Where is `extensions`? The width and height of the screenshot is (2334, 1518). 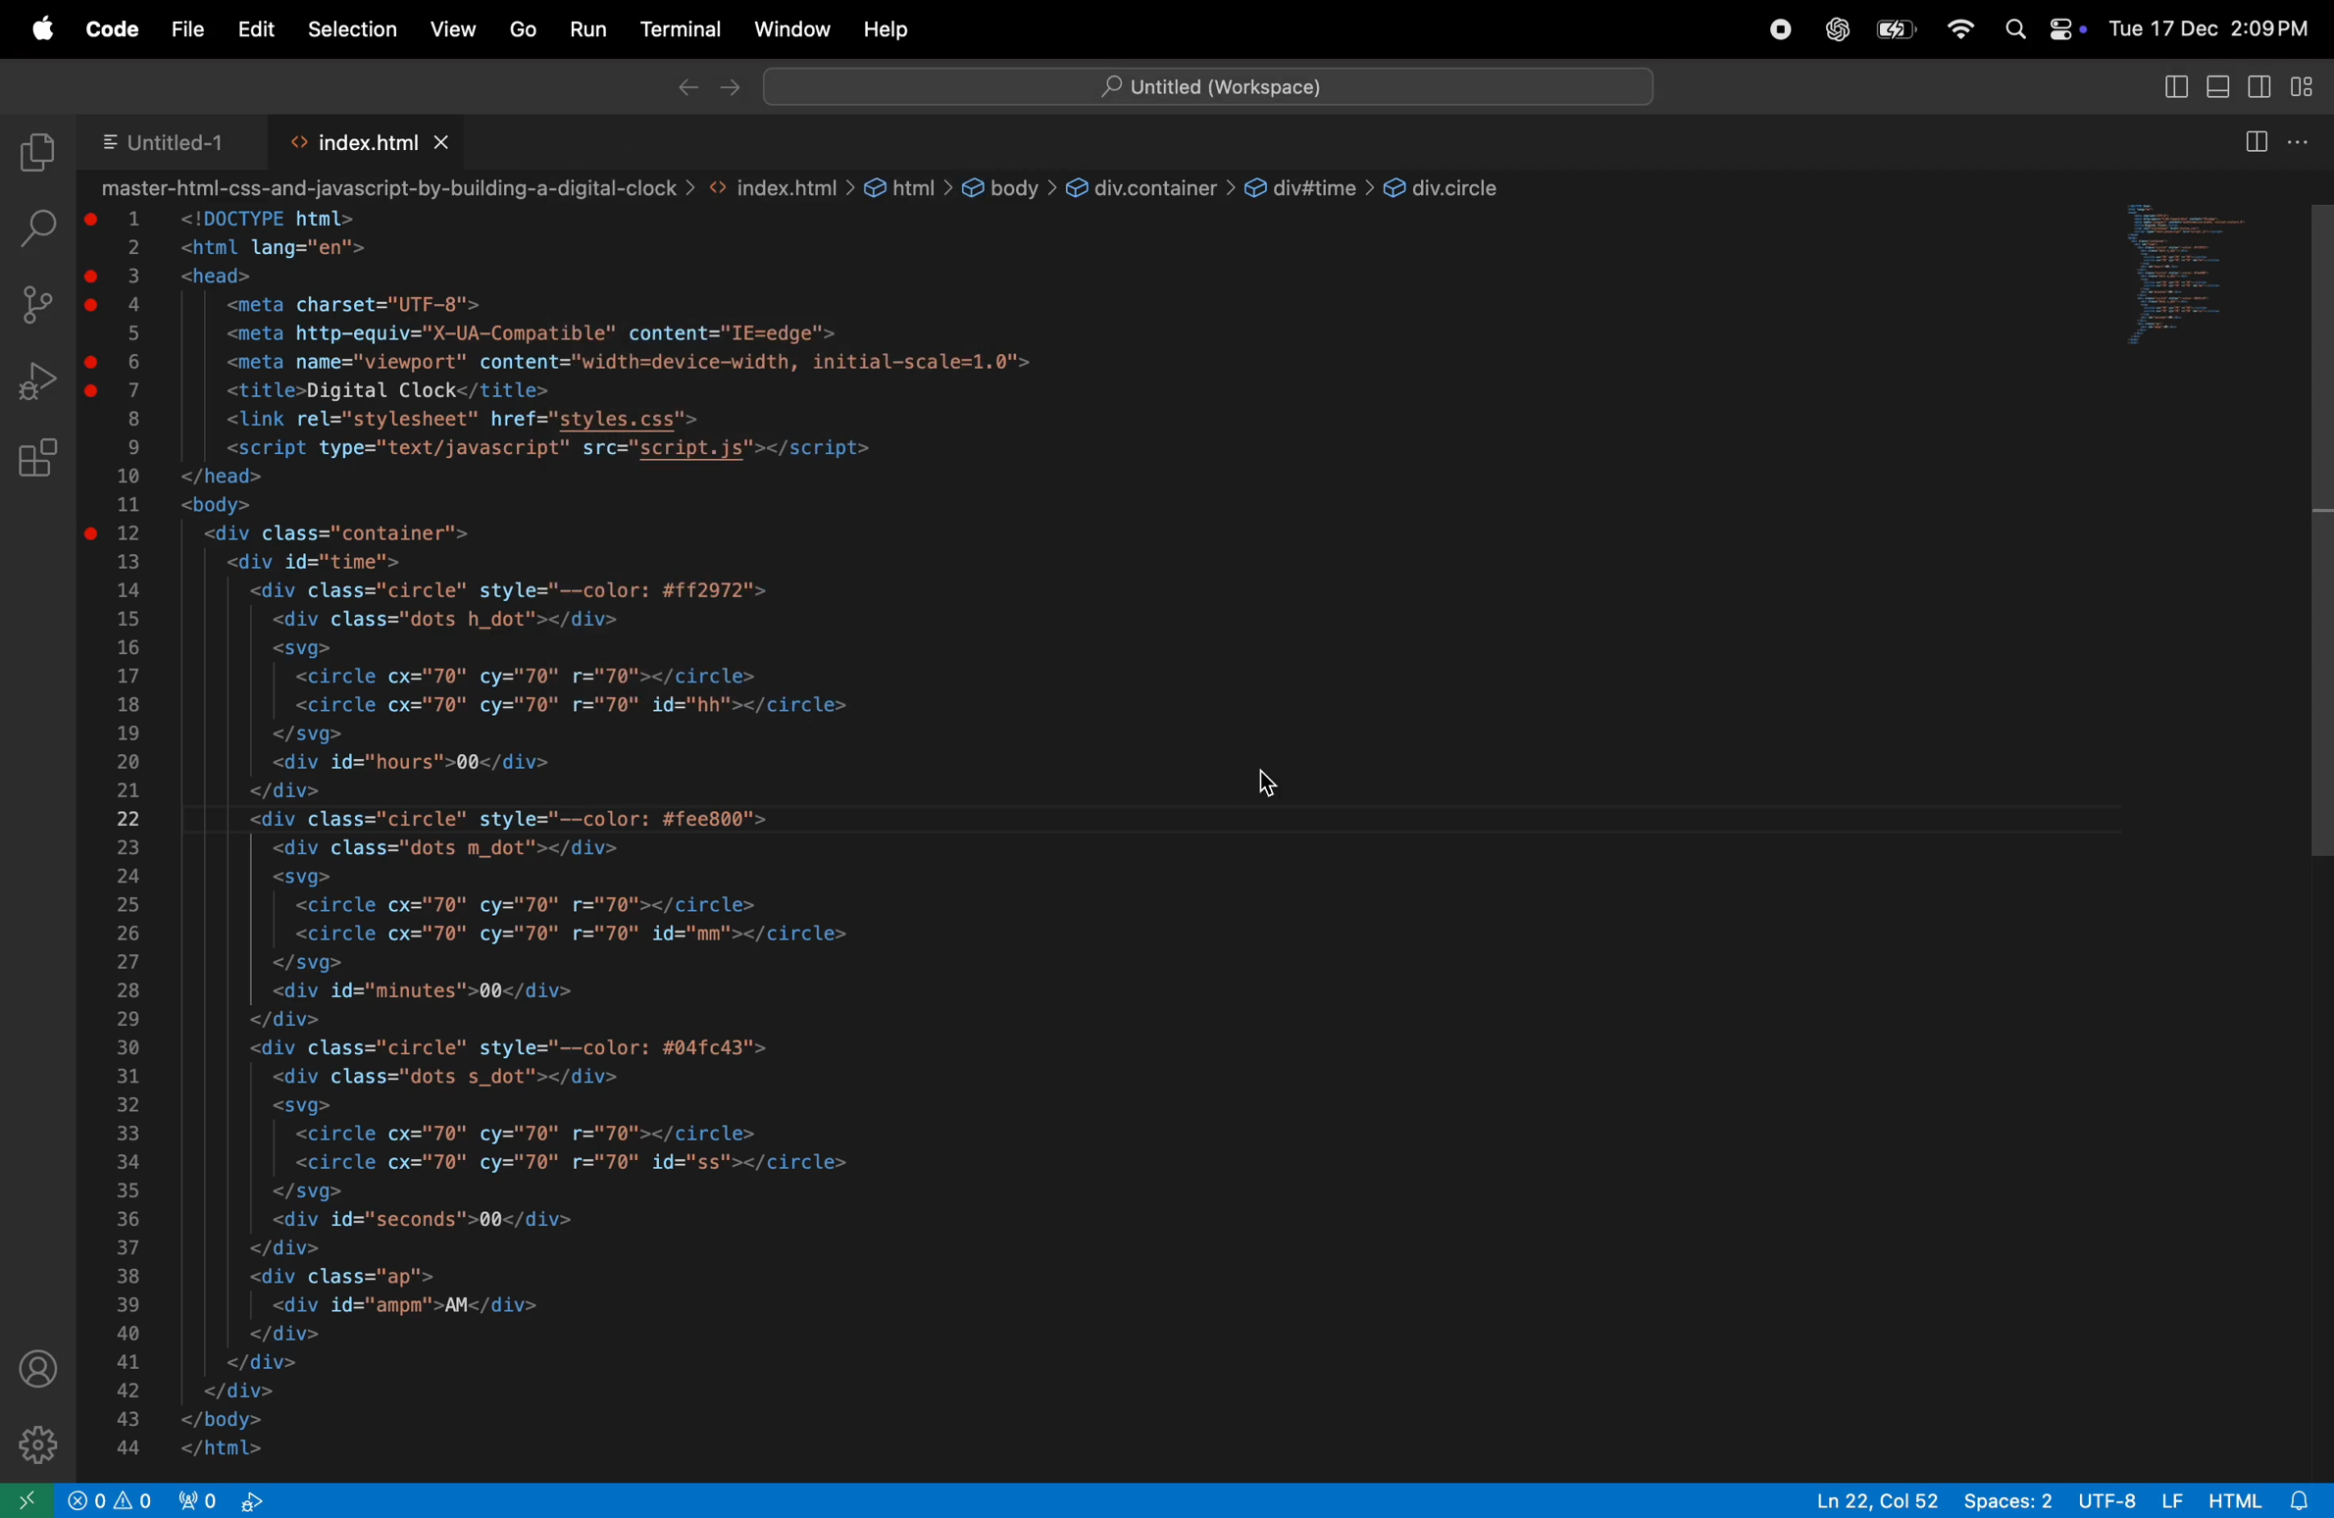
extensions is located at coordinates (35, 461).